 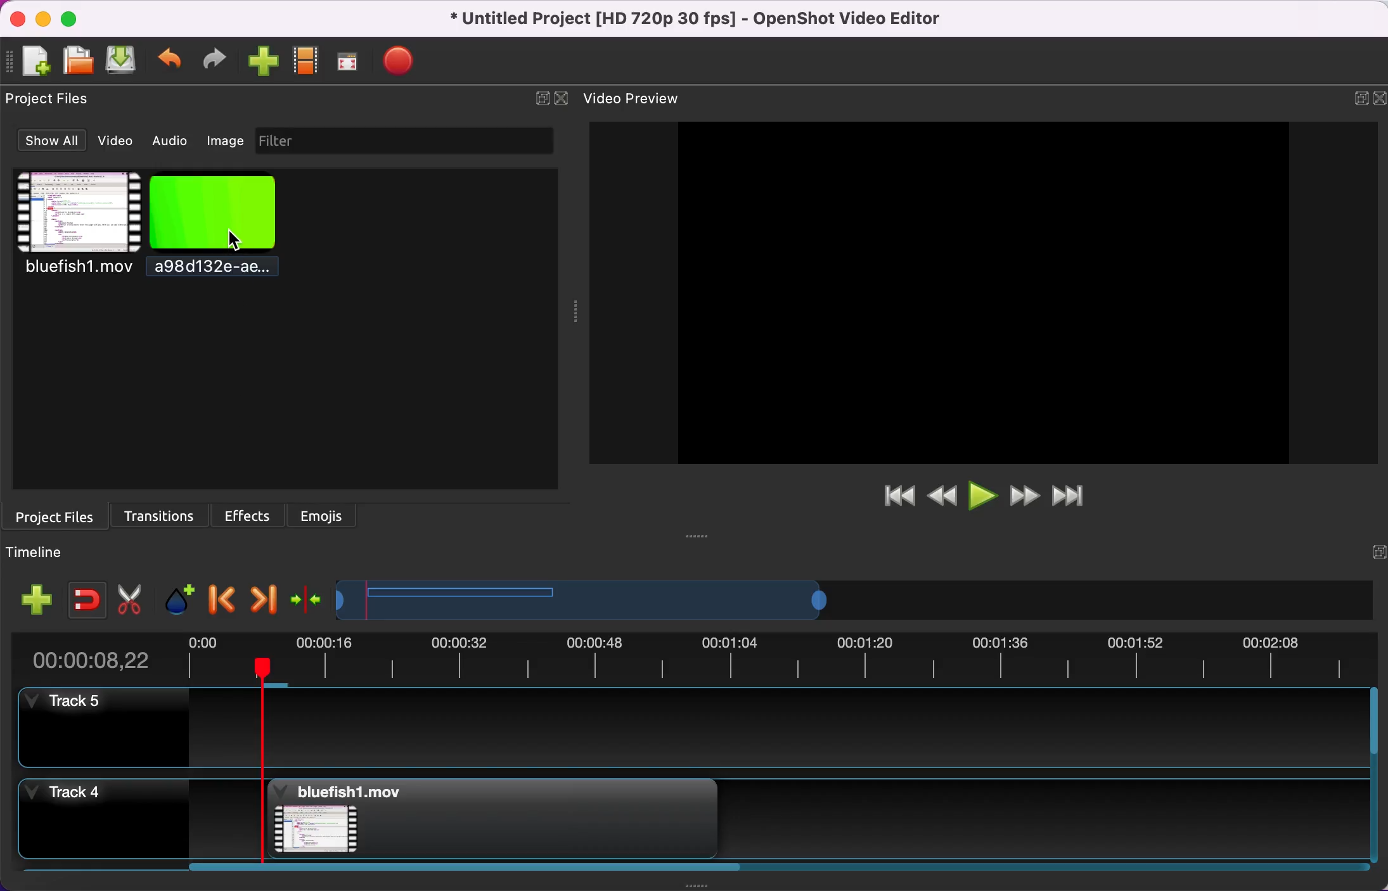 What do you see at coordinates (564, 99) in the screenshot?
I see `close` at bounding box center [564, 99].